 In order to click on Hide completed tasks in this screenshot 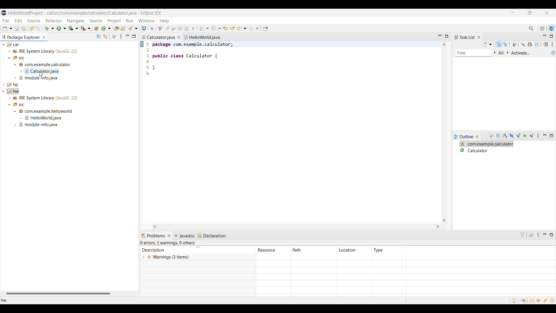, I will do `click(523, 45)`.